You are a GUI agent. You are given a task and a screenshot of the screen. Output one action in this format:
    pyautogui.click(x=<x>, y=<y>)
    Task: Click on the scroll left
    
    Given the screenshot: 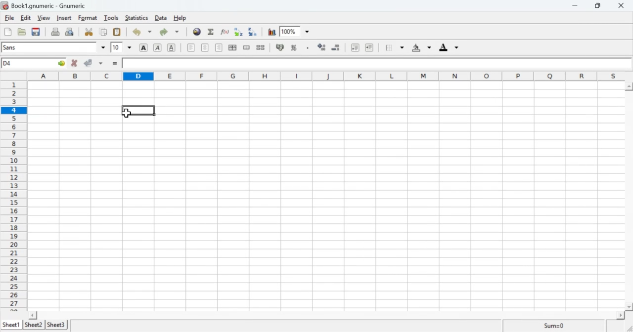 What is the action you would take?
    pyautogui.click(x=34, y=315)
    